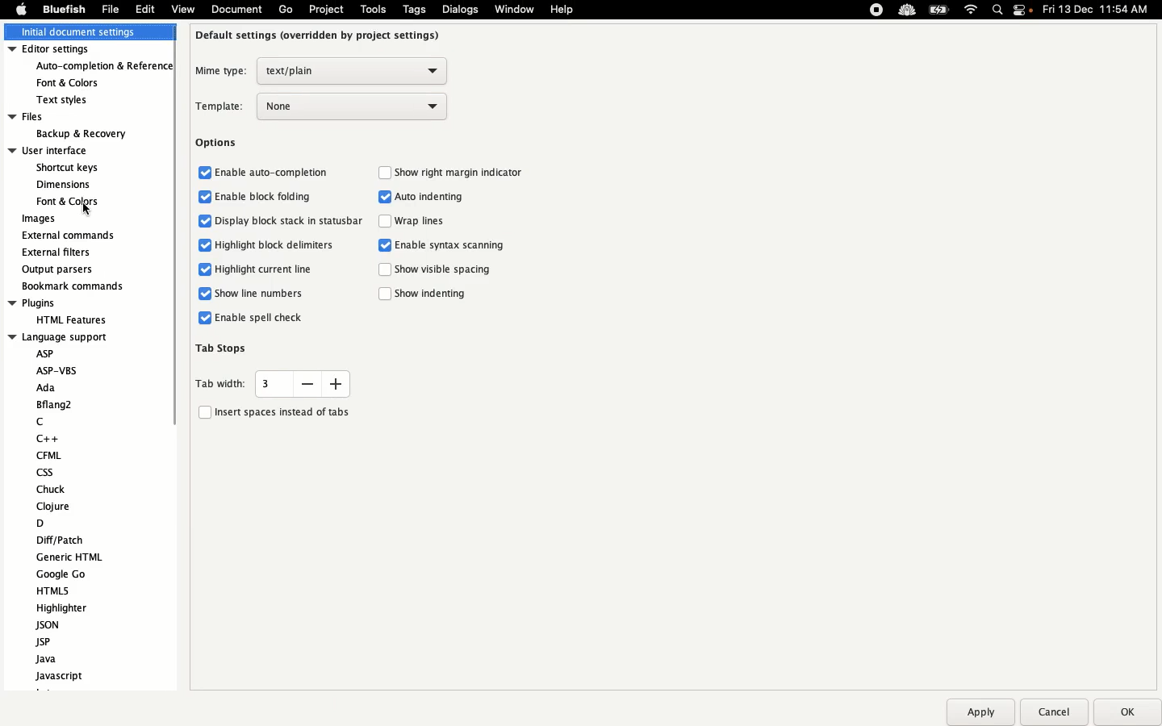 This screenshot has height=726, width=1162. Describe the element at coordinates (562, 9) in the screenshot. I see `Help` at that location.